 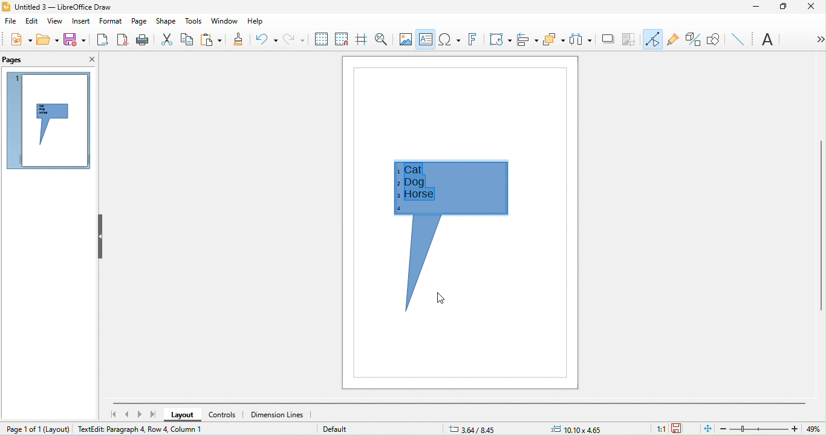 What do you see at coordinates (461, 402) in the screenshot?
I see `horizontal scroll bar` at bounding box center [461, 402].